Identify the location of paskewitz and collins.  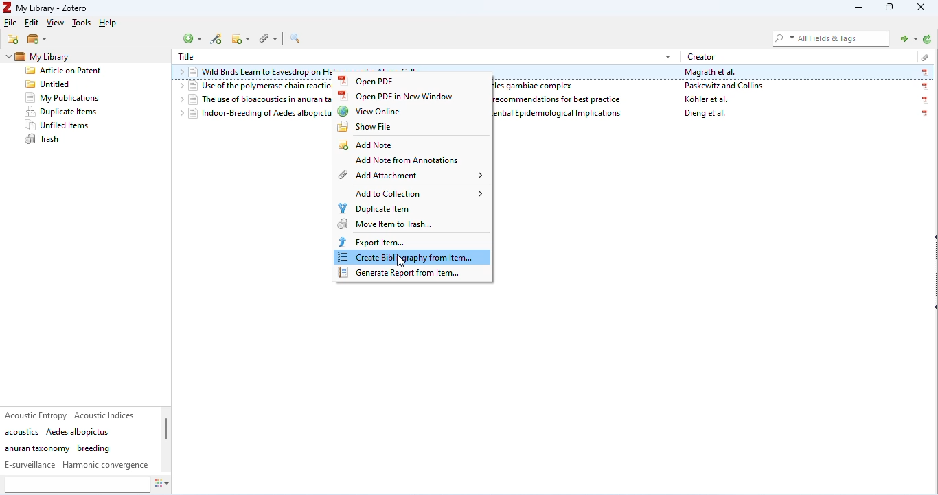
(728, 86).